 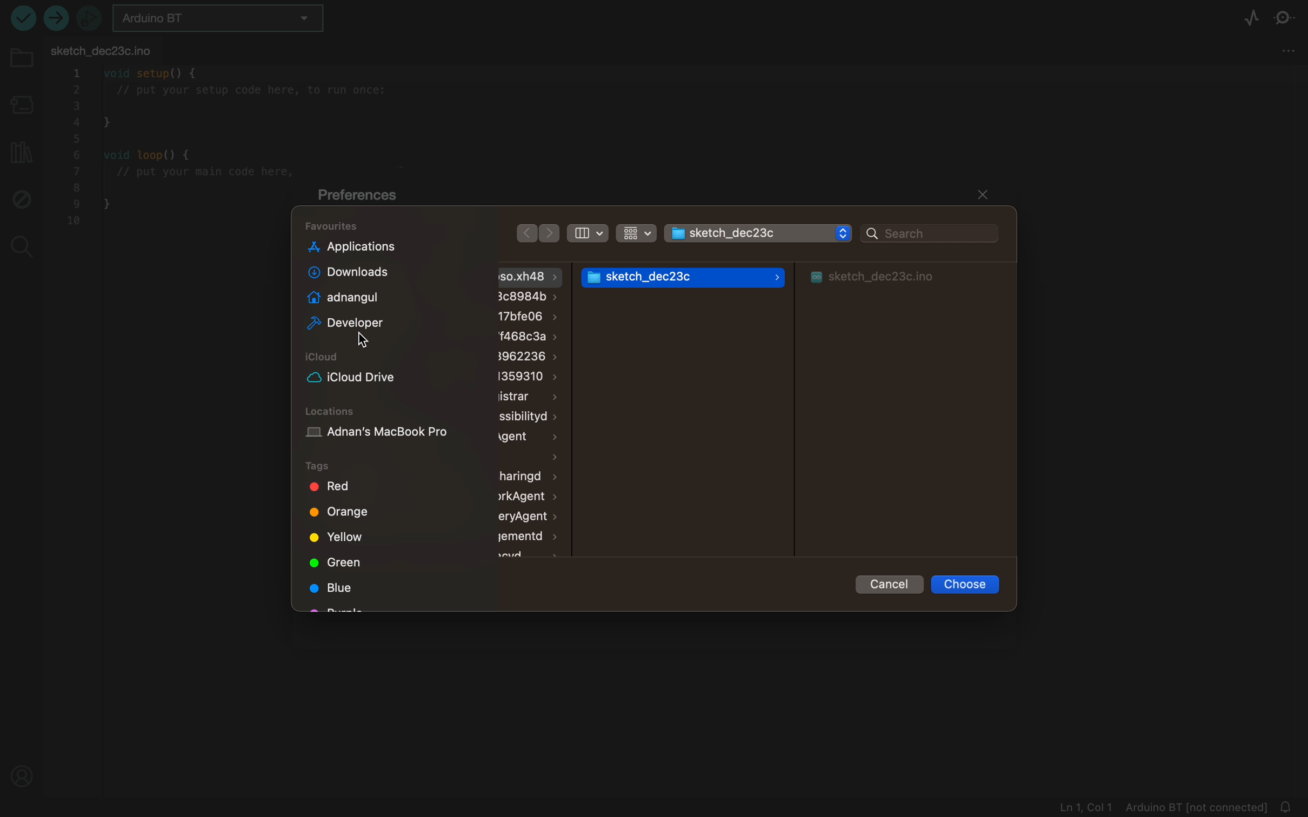 What do you see at coordinates (348, 513) in the screenshot?
I see `orange` at bounding box center [348, 513].